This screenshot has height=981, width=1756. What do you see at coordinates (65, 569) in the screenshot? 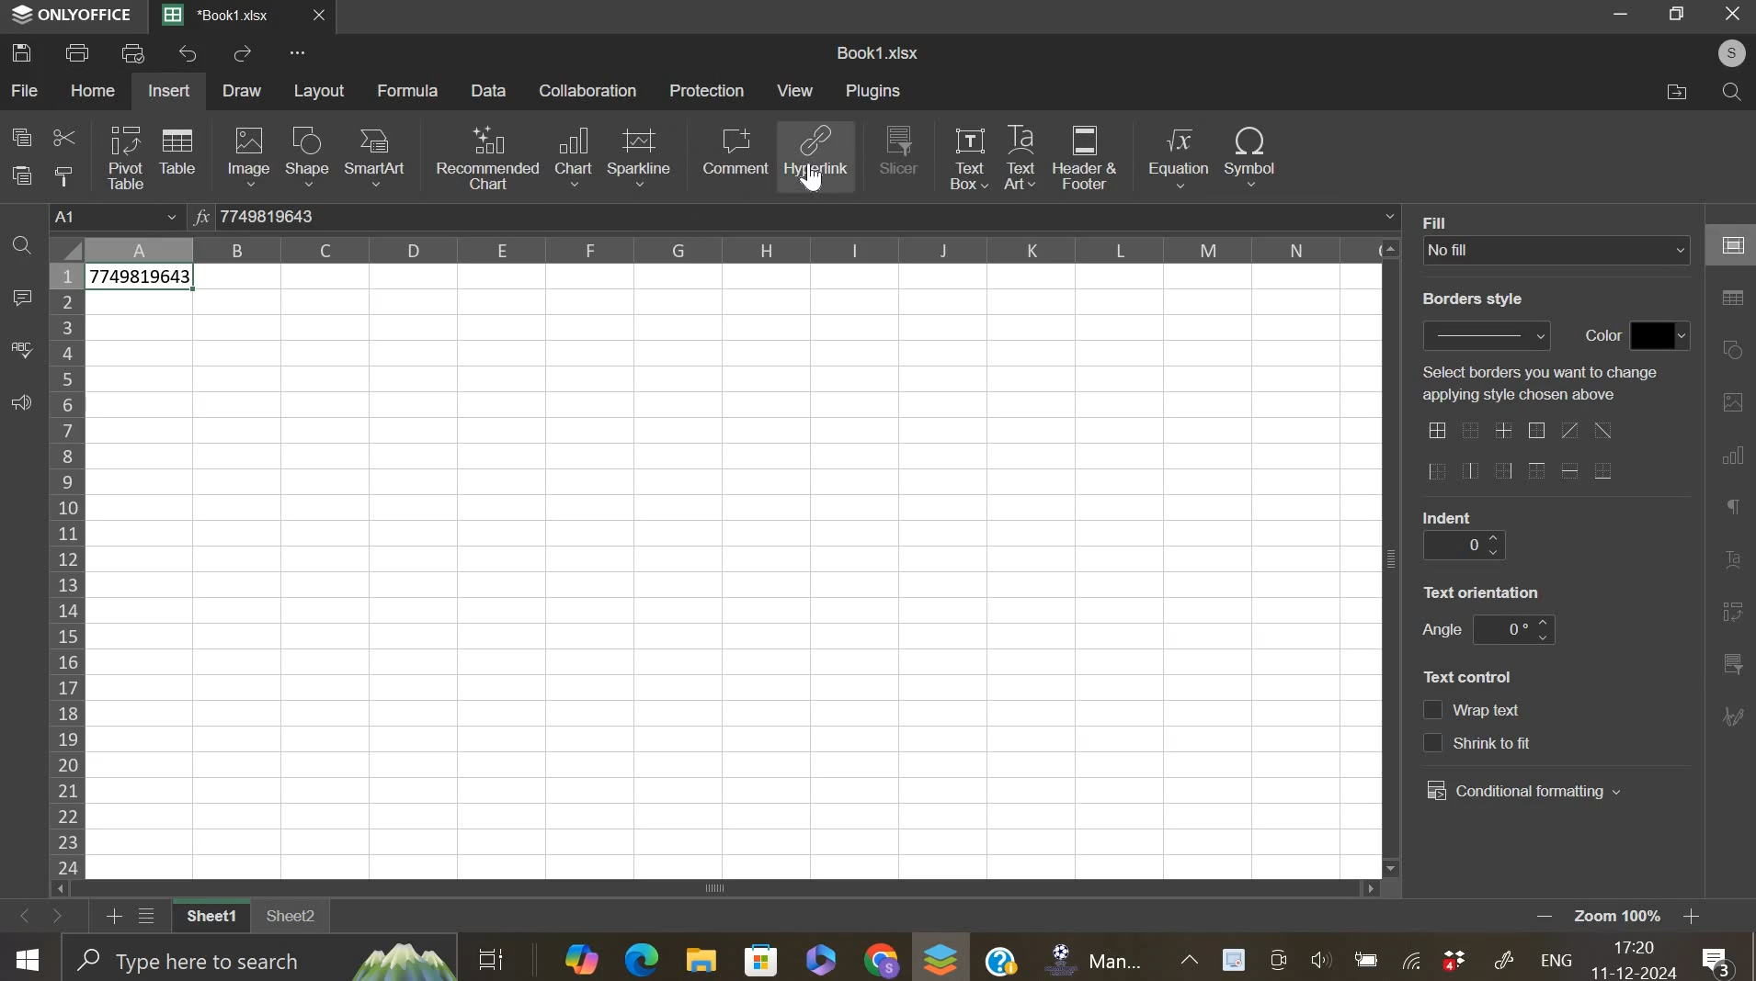
I see `row` at bounding box center [65, 569].